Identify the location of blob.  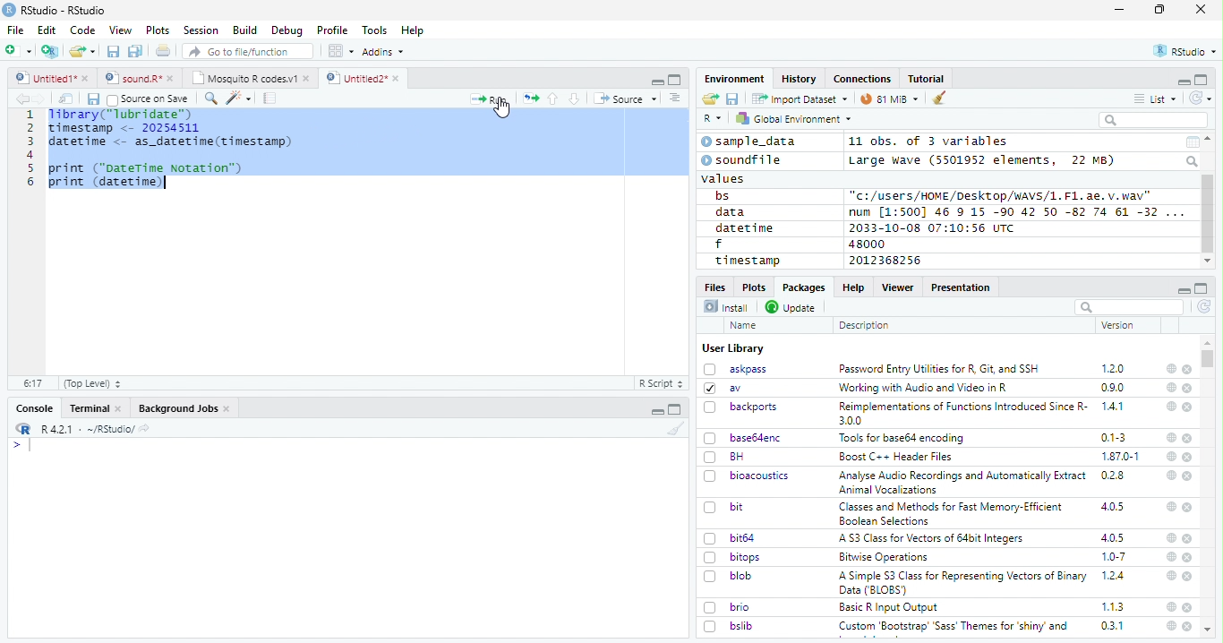
(728, 576).